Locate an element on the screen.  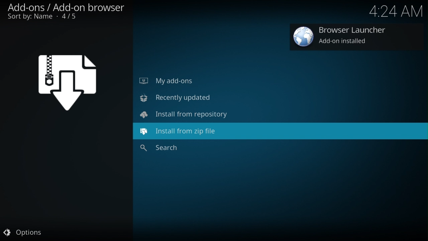
options is located at coordinates (25, 233).